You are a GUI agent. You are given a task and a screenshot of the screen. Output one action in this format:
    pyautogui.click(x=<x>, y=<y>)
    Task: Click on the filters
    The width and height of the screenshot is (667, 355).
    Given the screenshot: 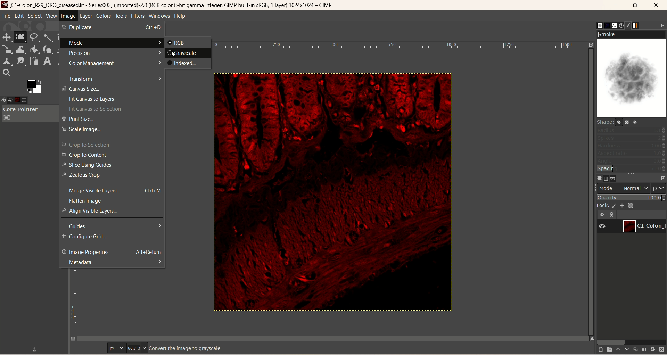 What is the action you would take?
    pyautogui.click(x=138, y=16)
    